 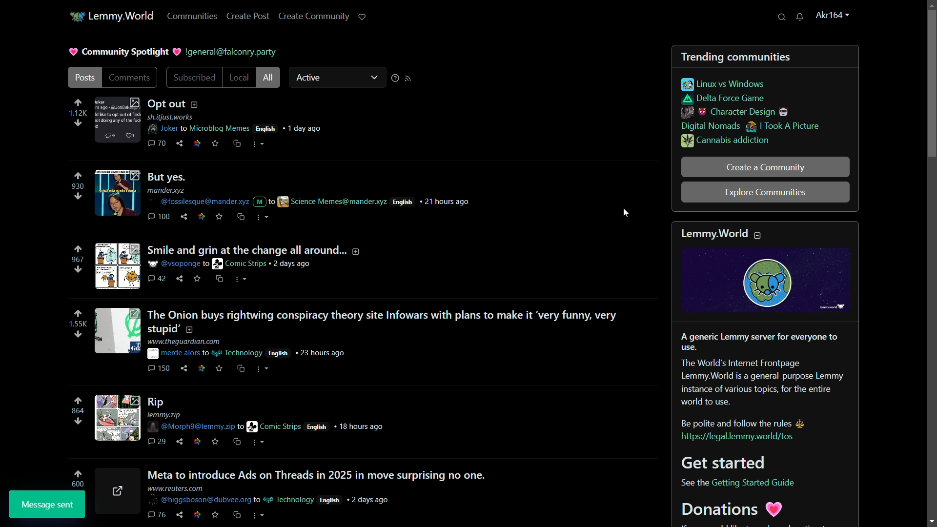 What do you see at coordinates (158, 280) in the screenshot?
I see `comment` at bounding box center [158, 280].